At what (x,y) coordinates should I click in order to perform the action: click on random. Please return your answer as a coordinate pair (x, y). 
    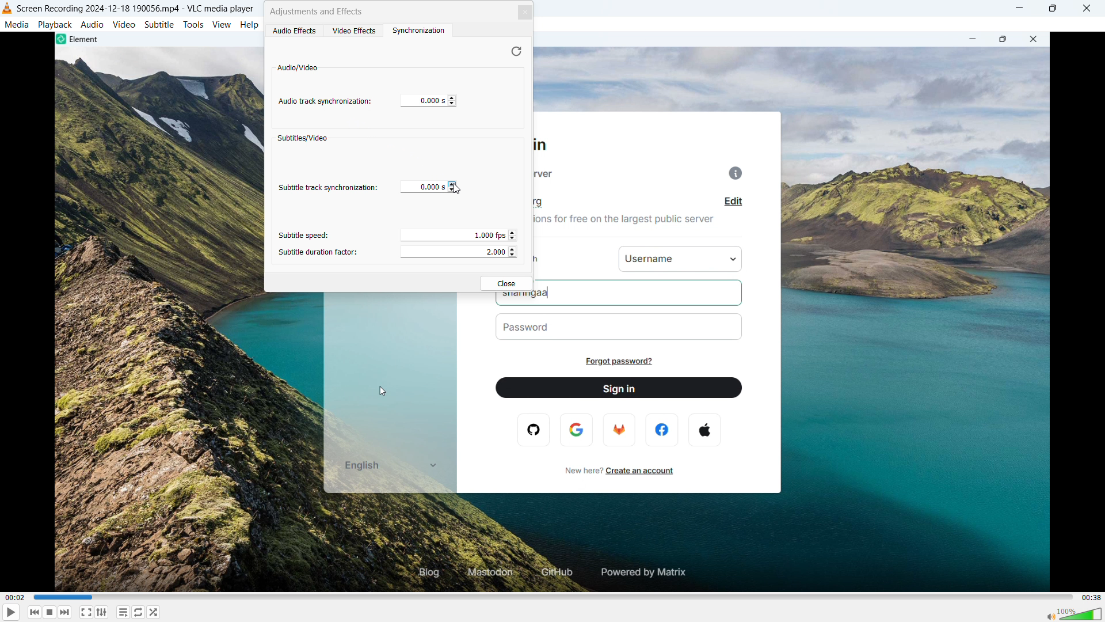
    Looking at the image, I should click on (153, 612).